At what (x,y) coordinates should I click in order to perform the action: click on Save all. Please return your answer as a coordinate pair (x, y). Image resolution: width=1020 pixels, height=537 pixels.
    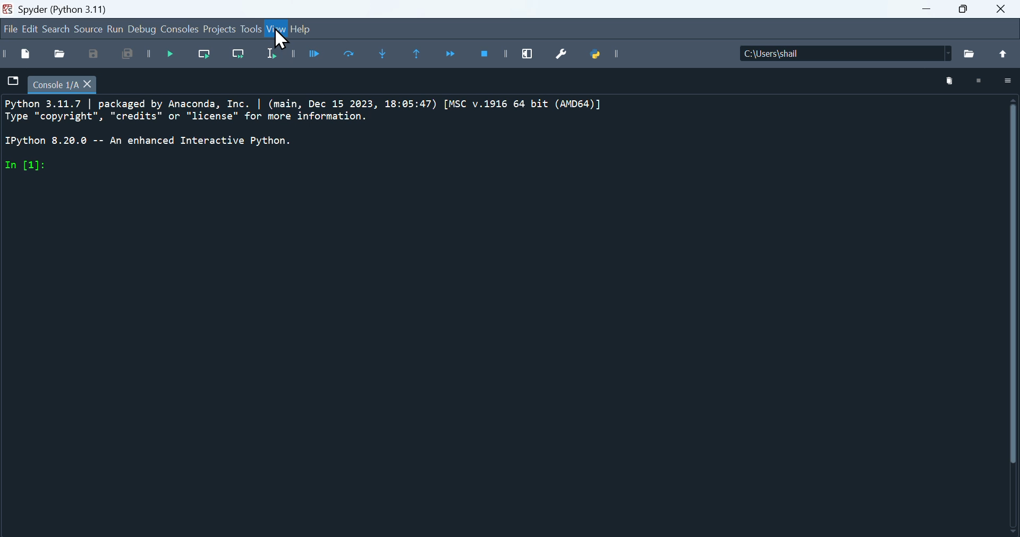
    Looking at the image, I should click on (132, 56).